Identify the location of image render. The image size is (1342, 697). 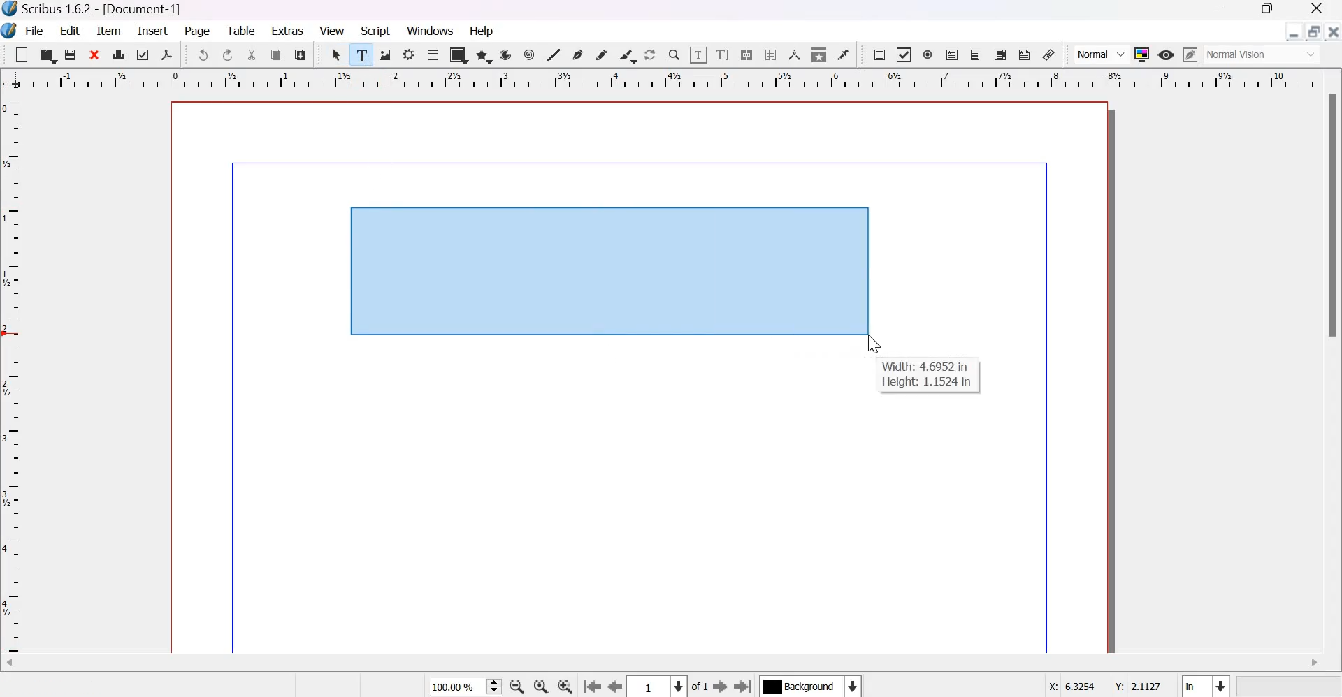
(386, 54).